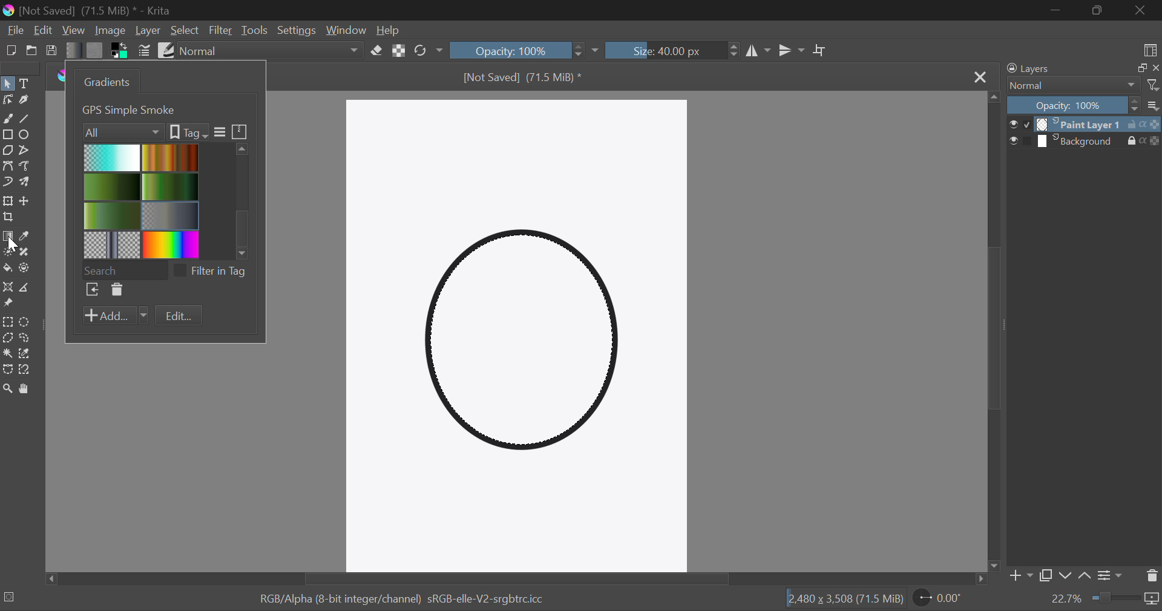  Describe the element at coordinates (113, 216) in the screenshot. I see `3 Green Gradient` at that location.